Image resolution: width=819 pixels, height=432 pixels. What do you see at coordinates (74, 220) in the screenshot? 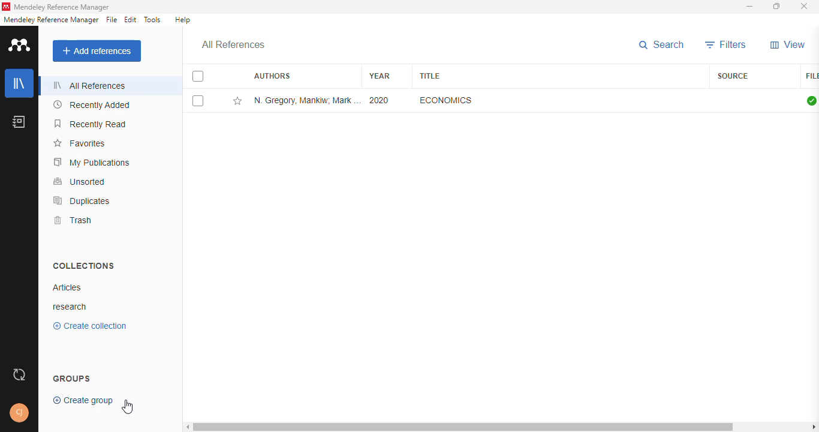
I see `trash` at bounding box center [74, 220].